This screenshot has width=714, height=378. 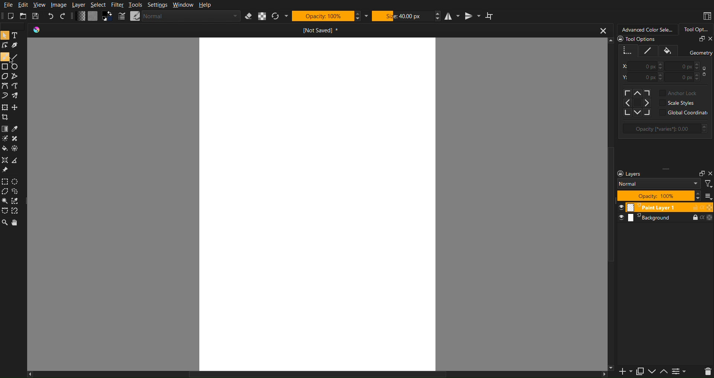 I want to click on Global Coordinates, so click(x=685, y=113).